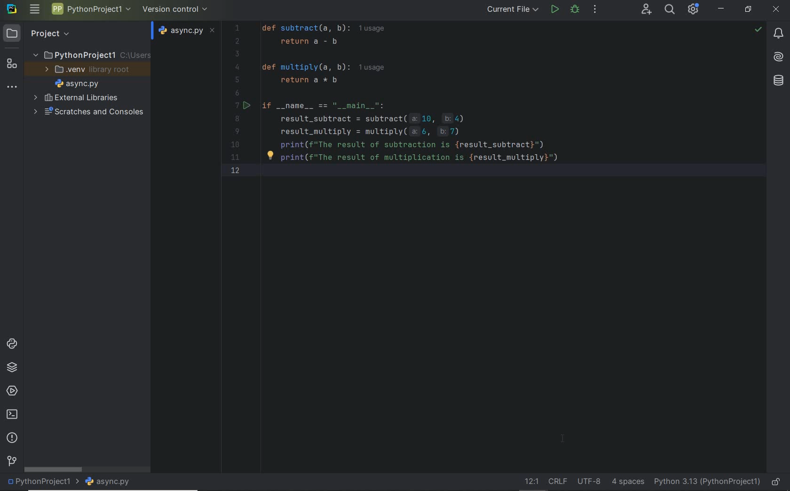  What do you see at coordinates (77, 98) in the screenshot?
I see `external libraries` at bounding box center [77, 98].